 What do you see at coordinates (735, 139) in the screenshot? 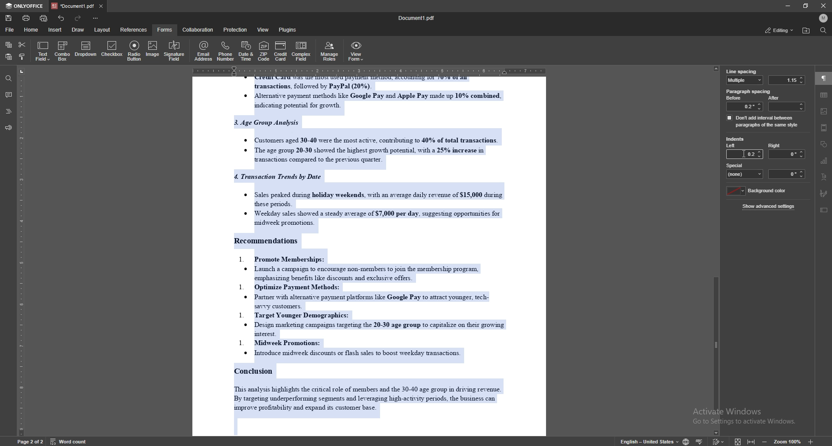
I see `indents` at bounding box center [735, 139].